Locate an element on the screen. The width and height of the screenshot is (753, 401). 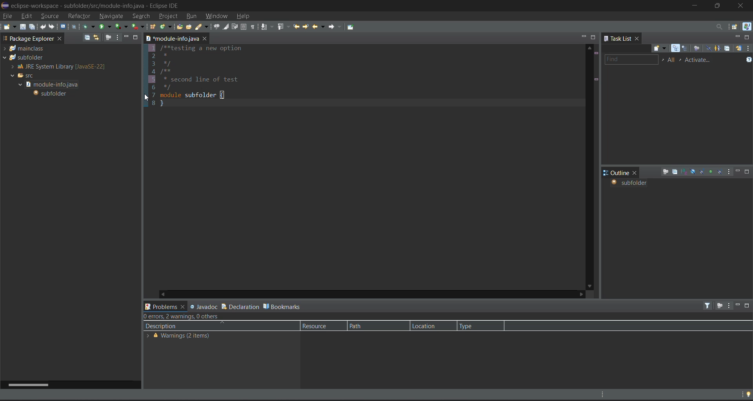
src is located at coordinates (24, 75).